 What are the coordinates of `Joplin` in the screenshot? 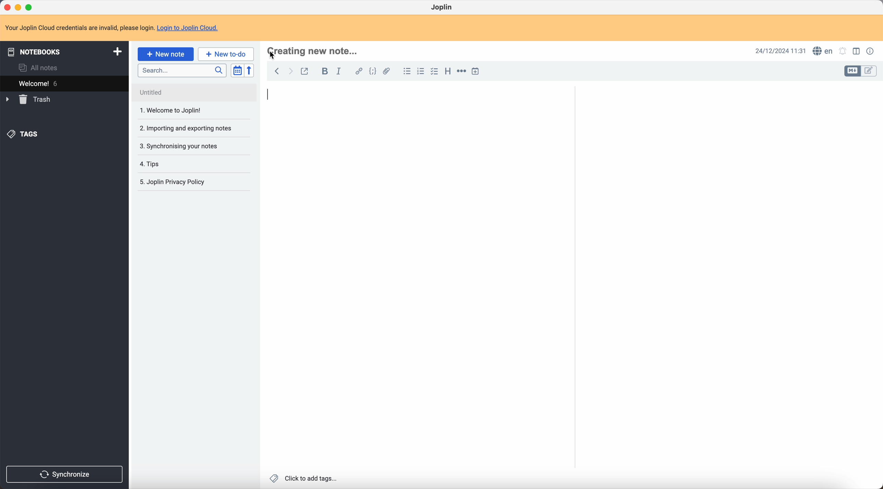 It's located at (441, 7).